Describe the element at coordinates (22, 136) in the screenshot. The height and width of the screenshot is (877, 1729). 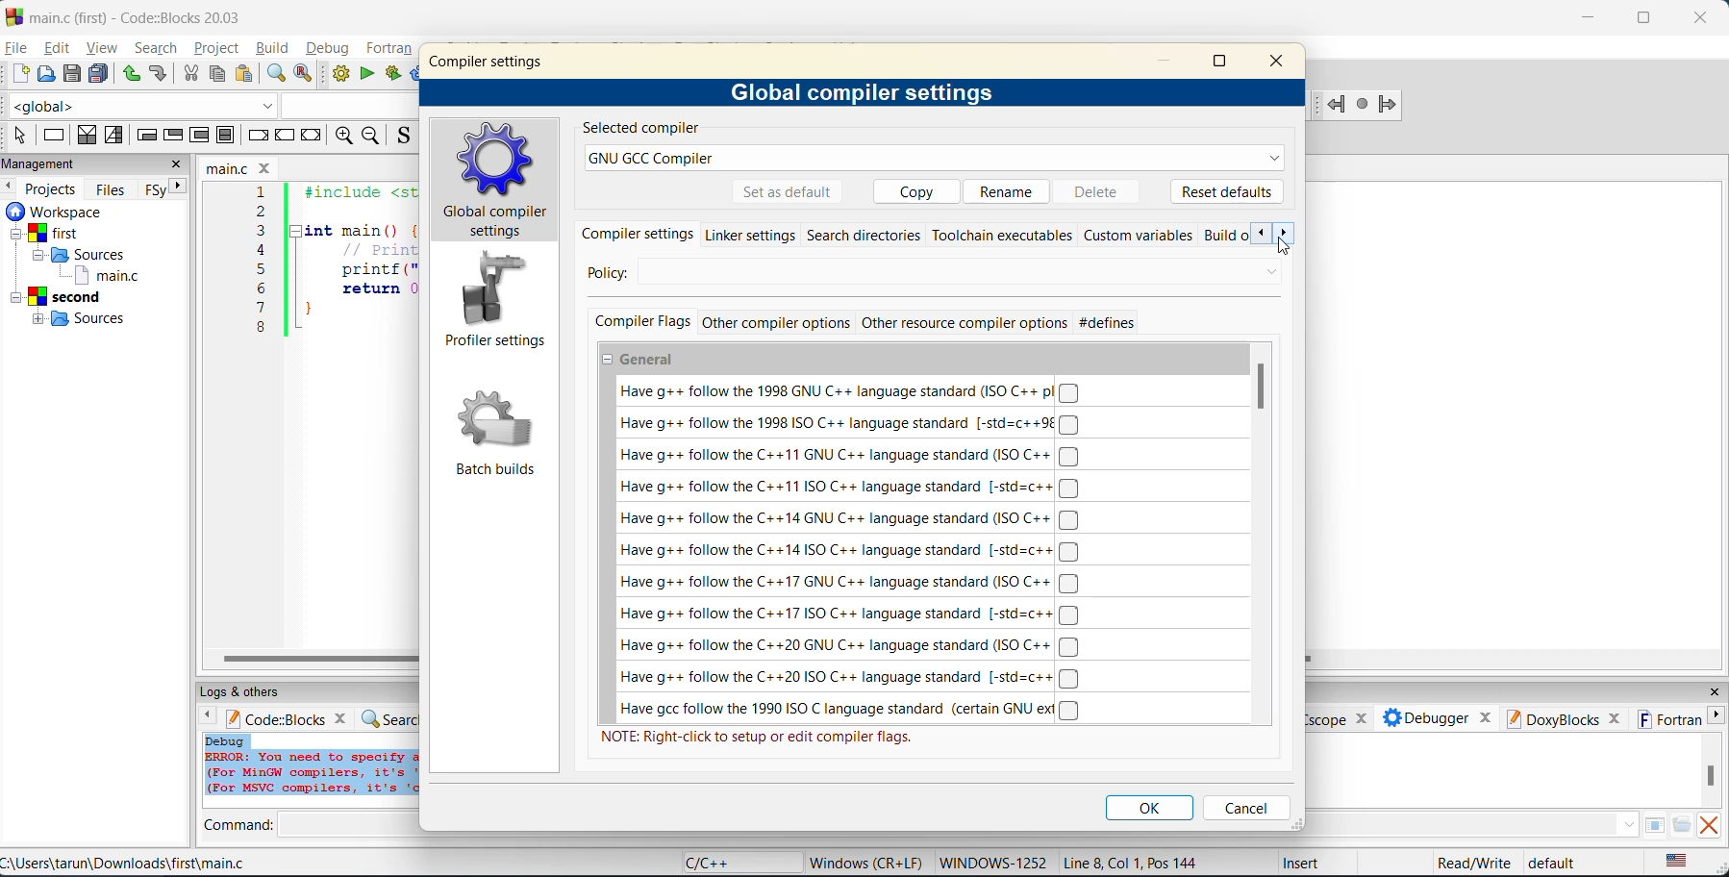
I see `select` at that location.